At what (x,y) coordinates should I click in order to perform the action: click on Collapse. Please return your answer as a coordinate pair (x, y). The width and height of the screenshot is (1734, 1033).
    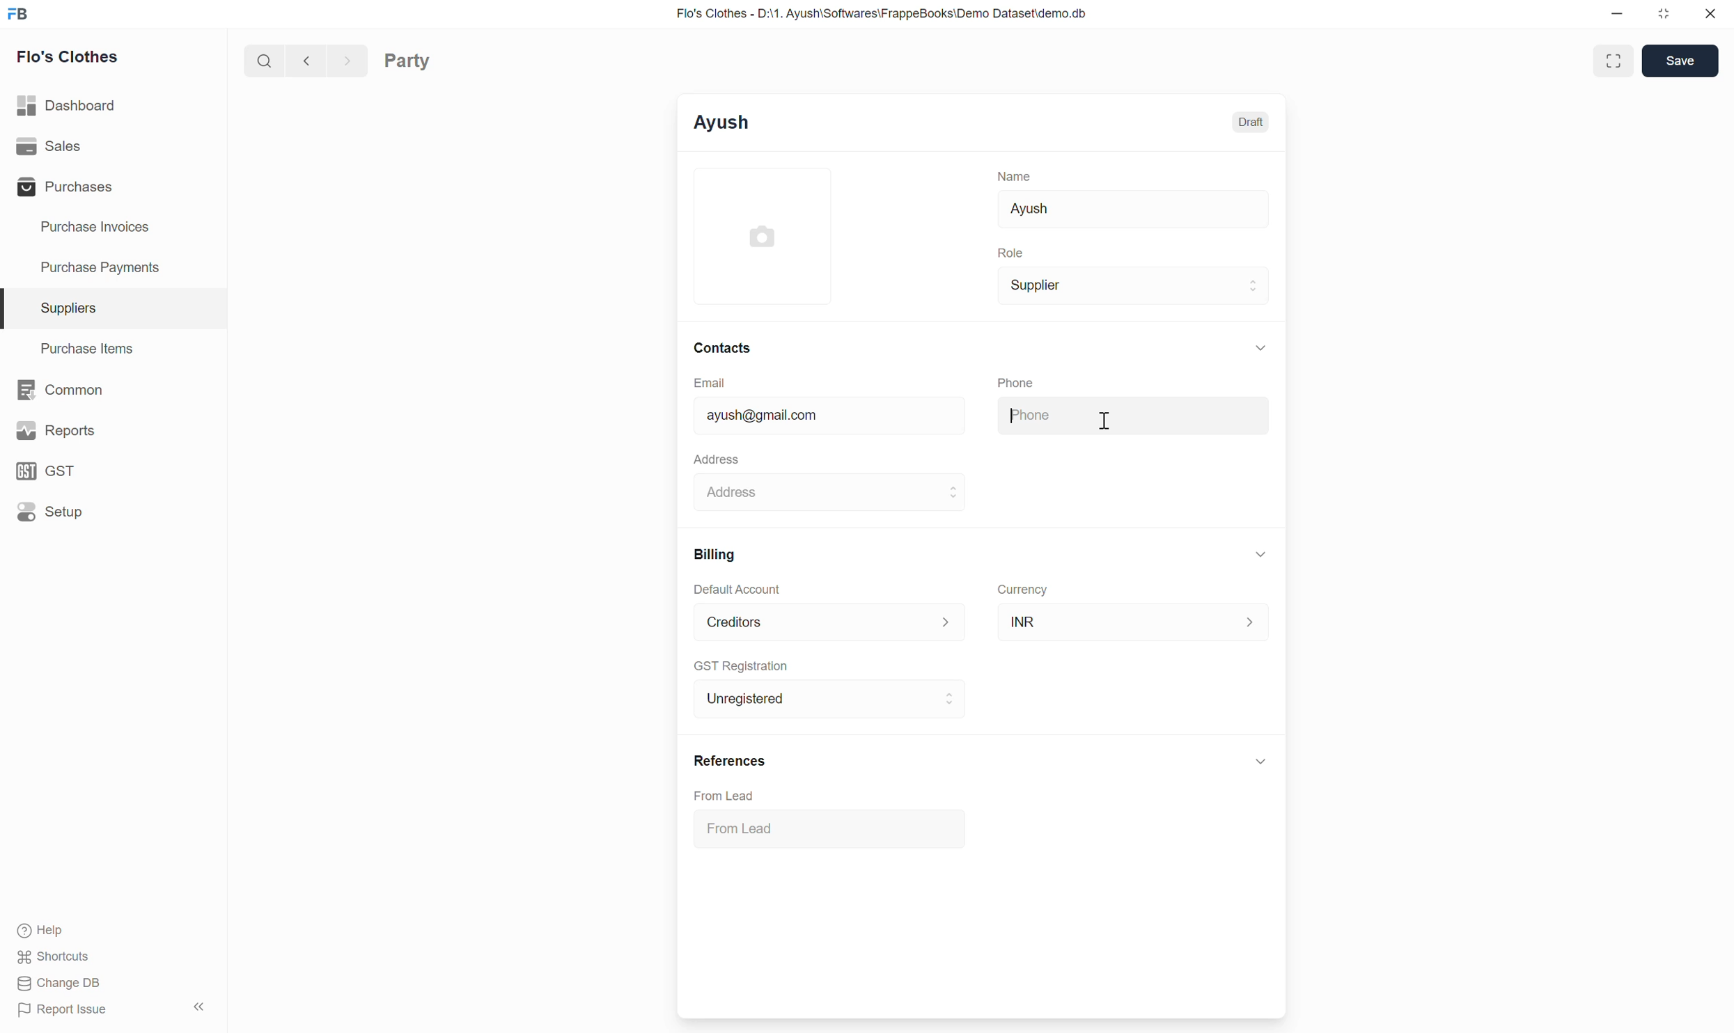
    Looking at the image, I should click on (1260, 348).